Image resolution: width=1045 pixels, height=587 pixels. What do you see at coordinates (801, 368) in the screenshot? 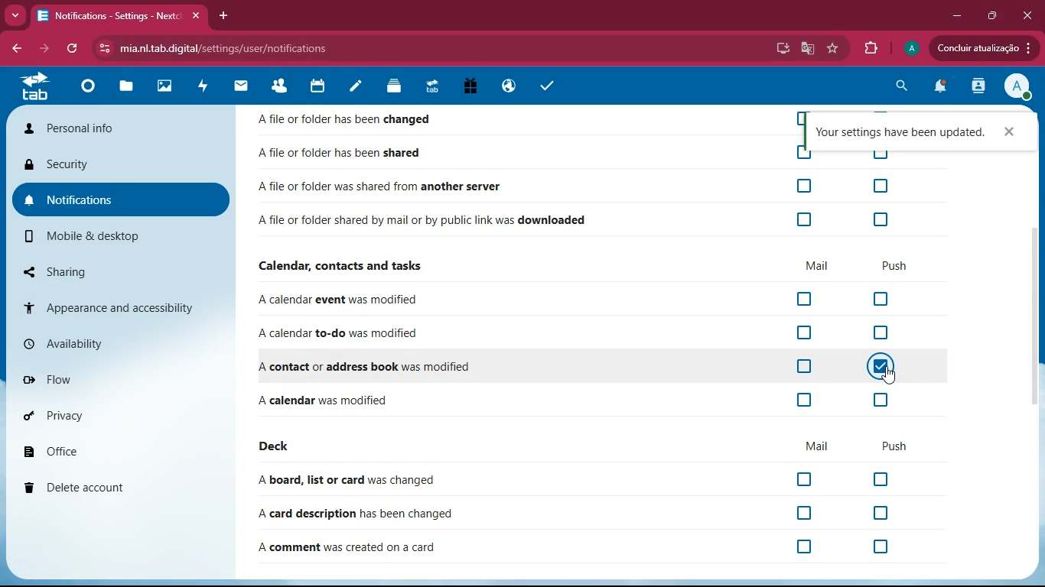
I see `off` at bounding box center [801, 368].